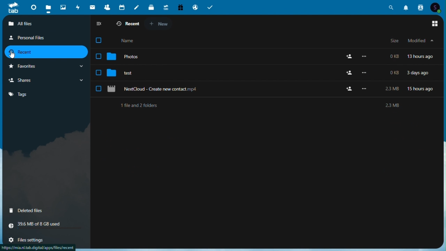 This screenshot has height=251, width=446. What do you see at coordinates (33, 239) in the screenshot?
I see `file settings` at bounding box center [33, 239].